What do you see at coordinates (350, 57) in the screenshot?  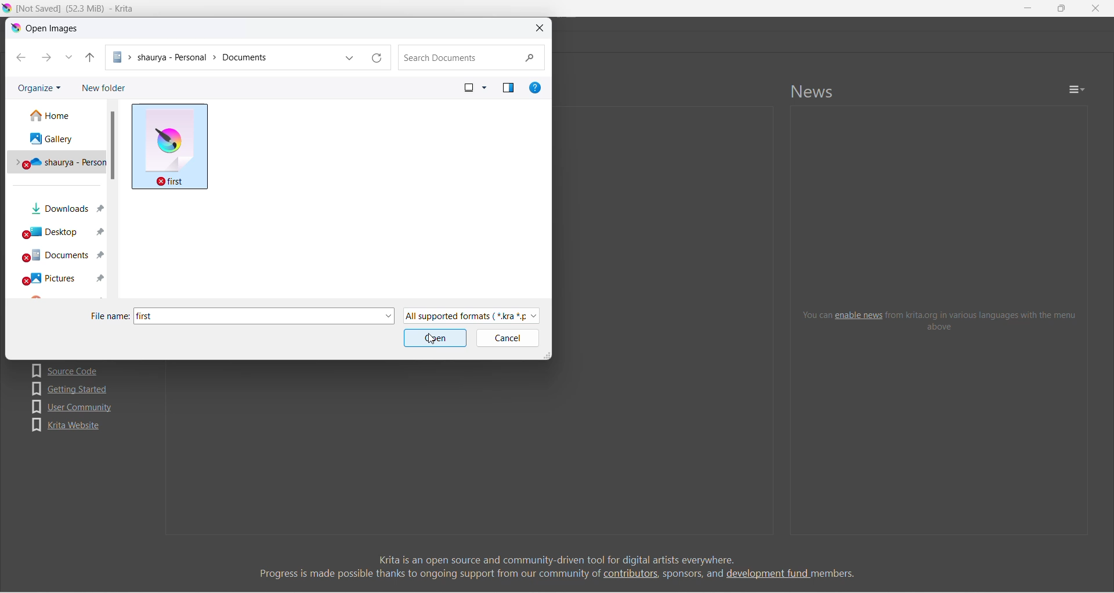 I see `previous location` at bounding box center [350, 57].